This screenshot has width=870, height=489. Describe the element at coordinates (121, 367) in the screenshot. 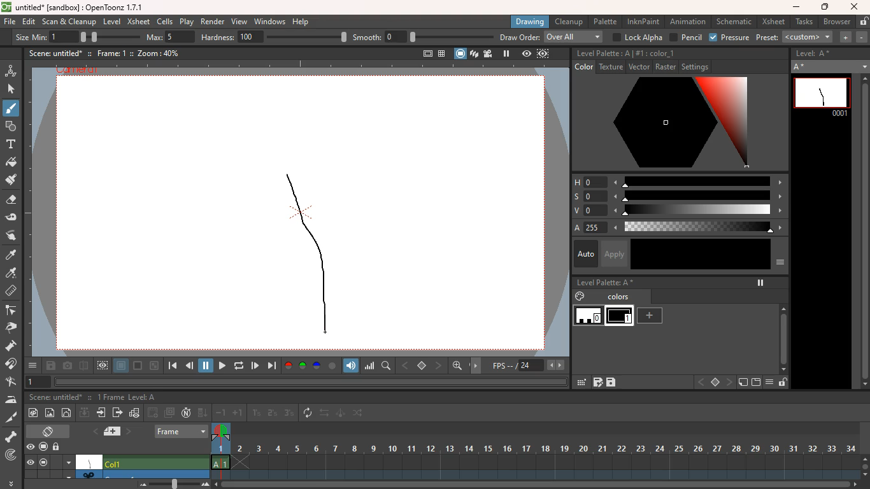

I see `layer` at that location.